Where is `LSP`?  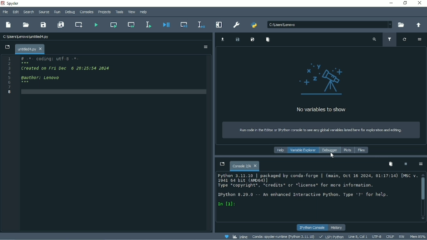 LSP is located at coordinates (331, 236).